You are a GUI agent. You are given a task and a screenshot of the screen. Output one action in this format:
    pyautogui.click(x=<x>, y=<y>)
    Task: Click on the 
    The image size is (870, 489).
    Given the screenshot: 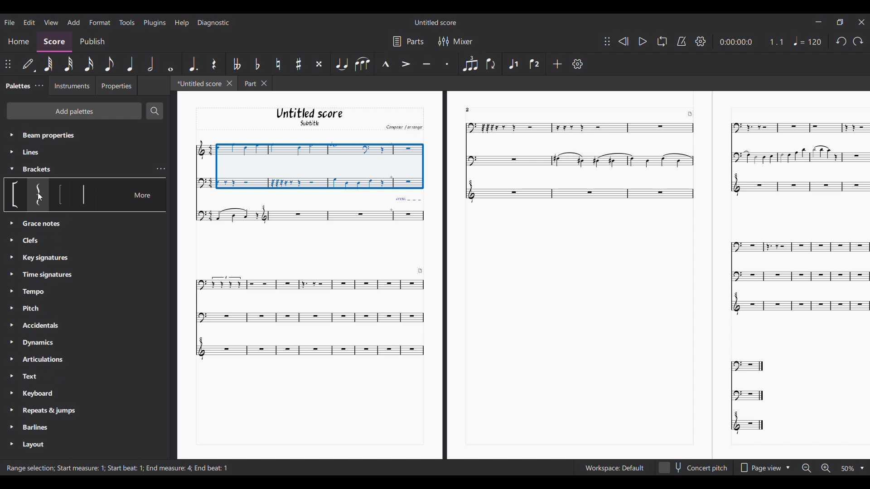 What is the action you would take?
    pyautogui.click(x=799, y=305)
    